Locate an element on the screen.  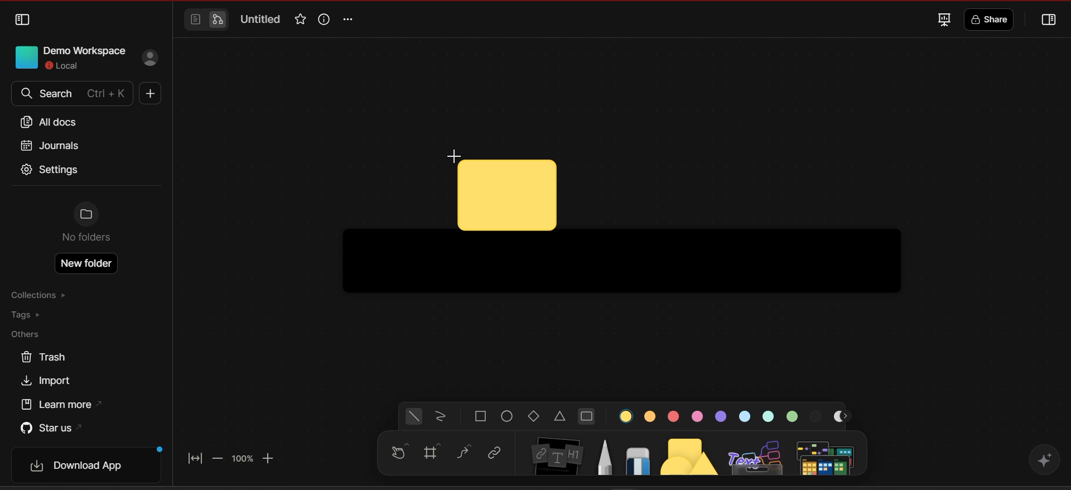
Untitled is located at coordinates (261, 20).